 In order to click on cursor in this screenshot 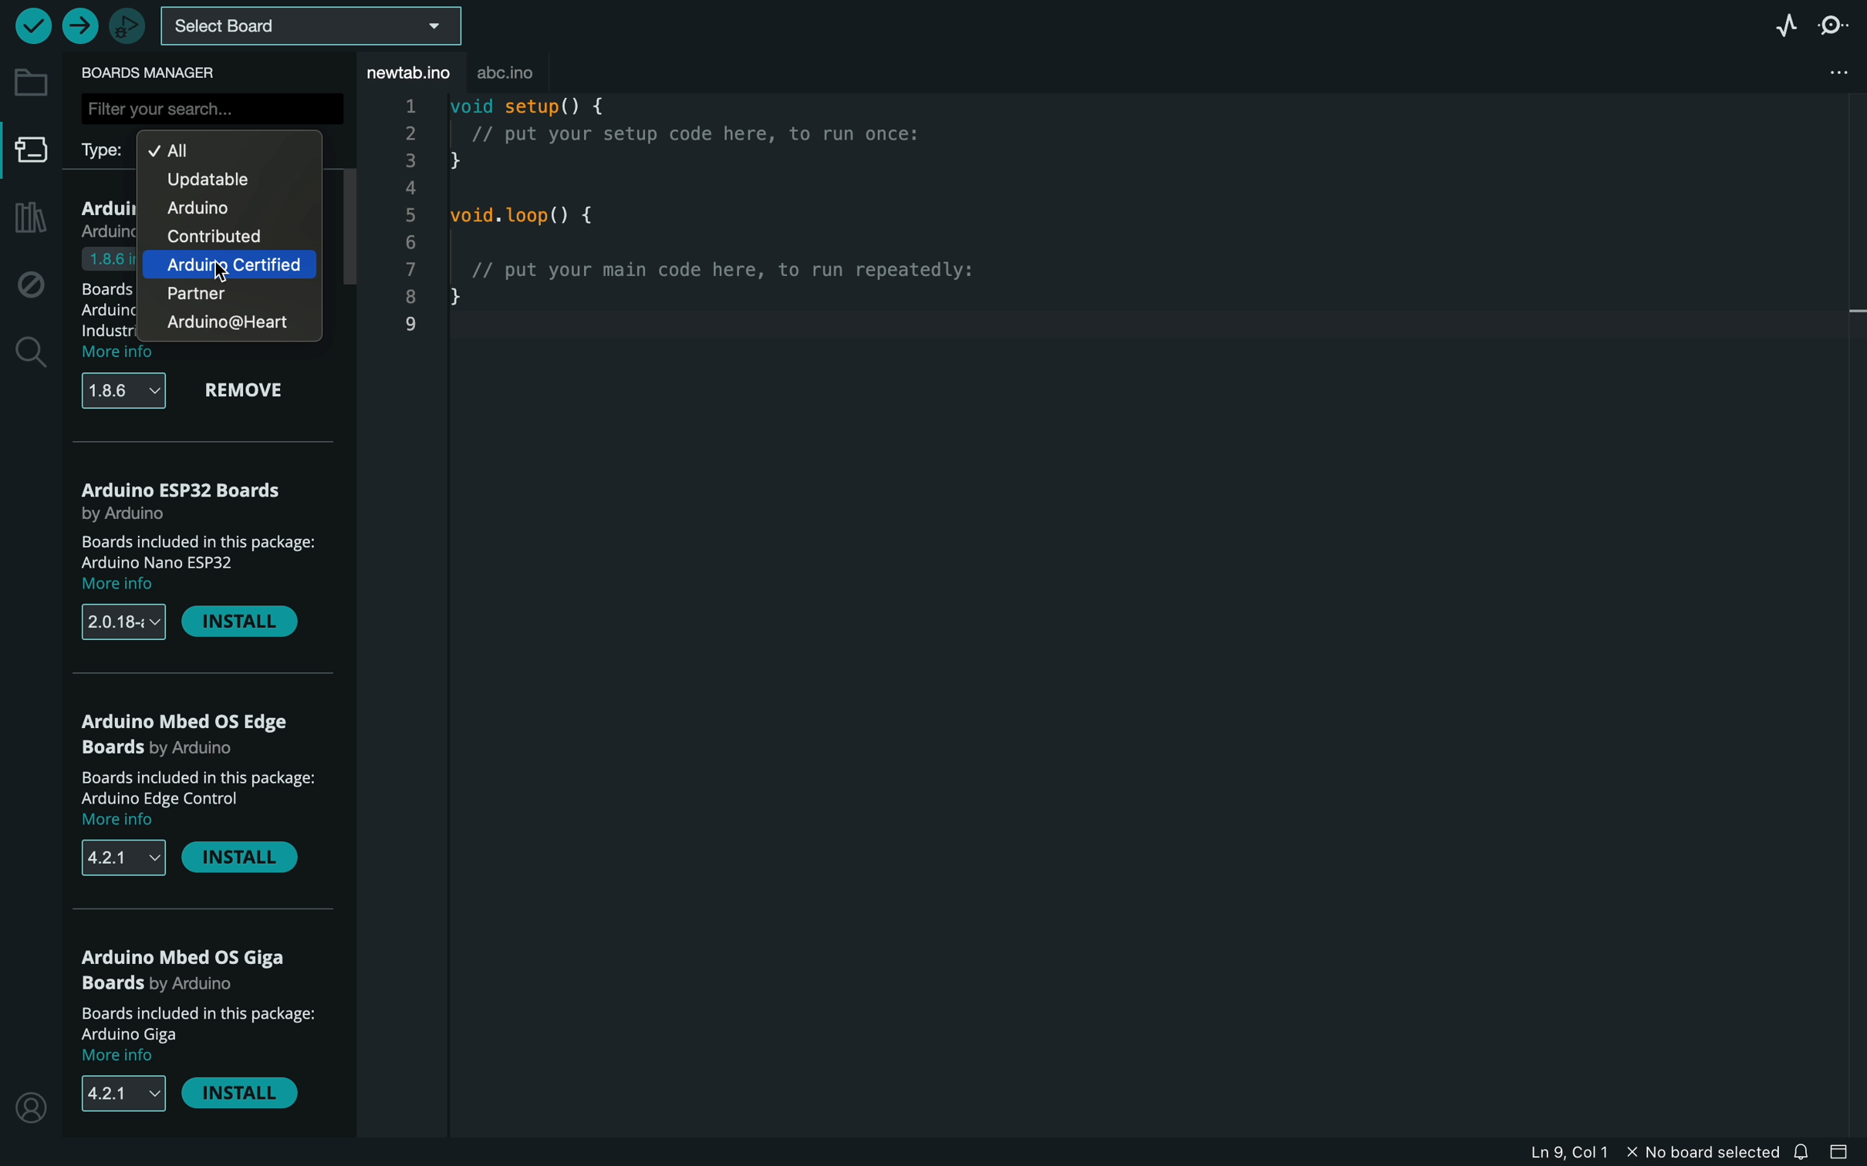, I will do `click(221, 273)`.